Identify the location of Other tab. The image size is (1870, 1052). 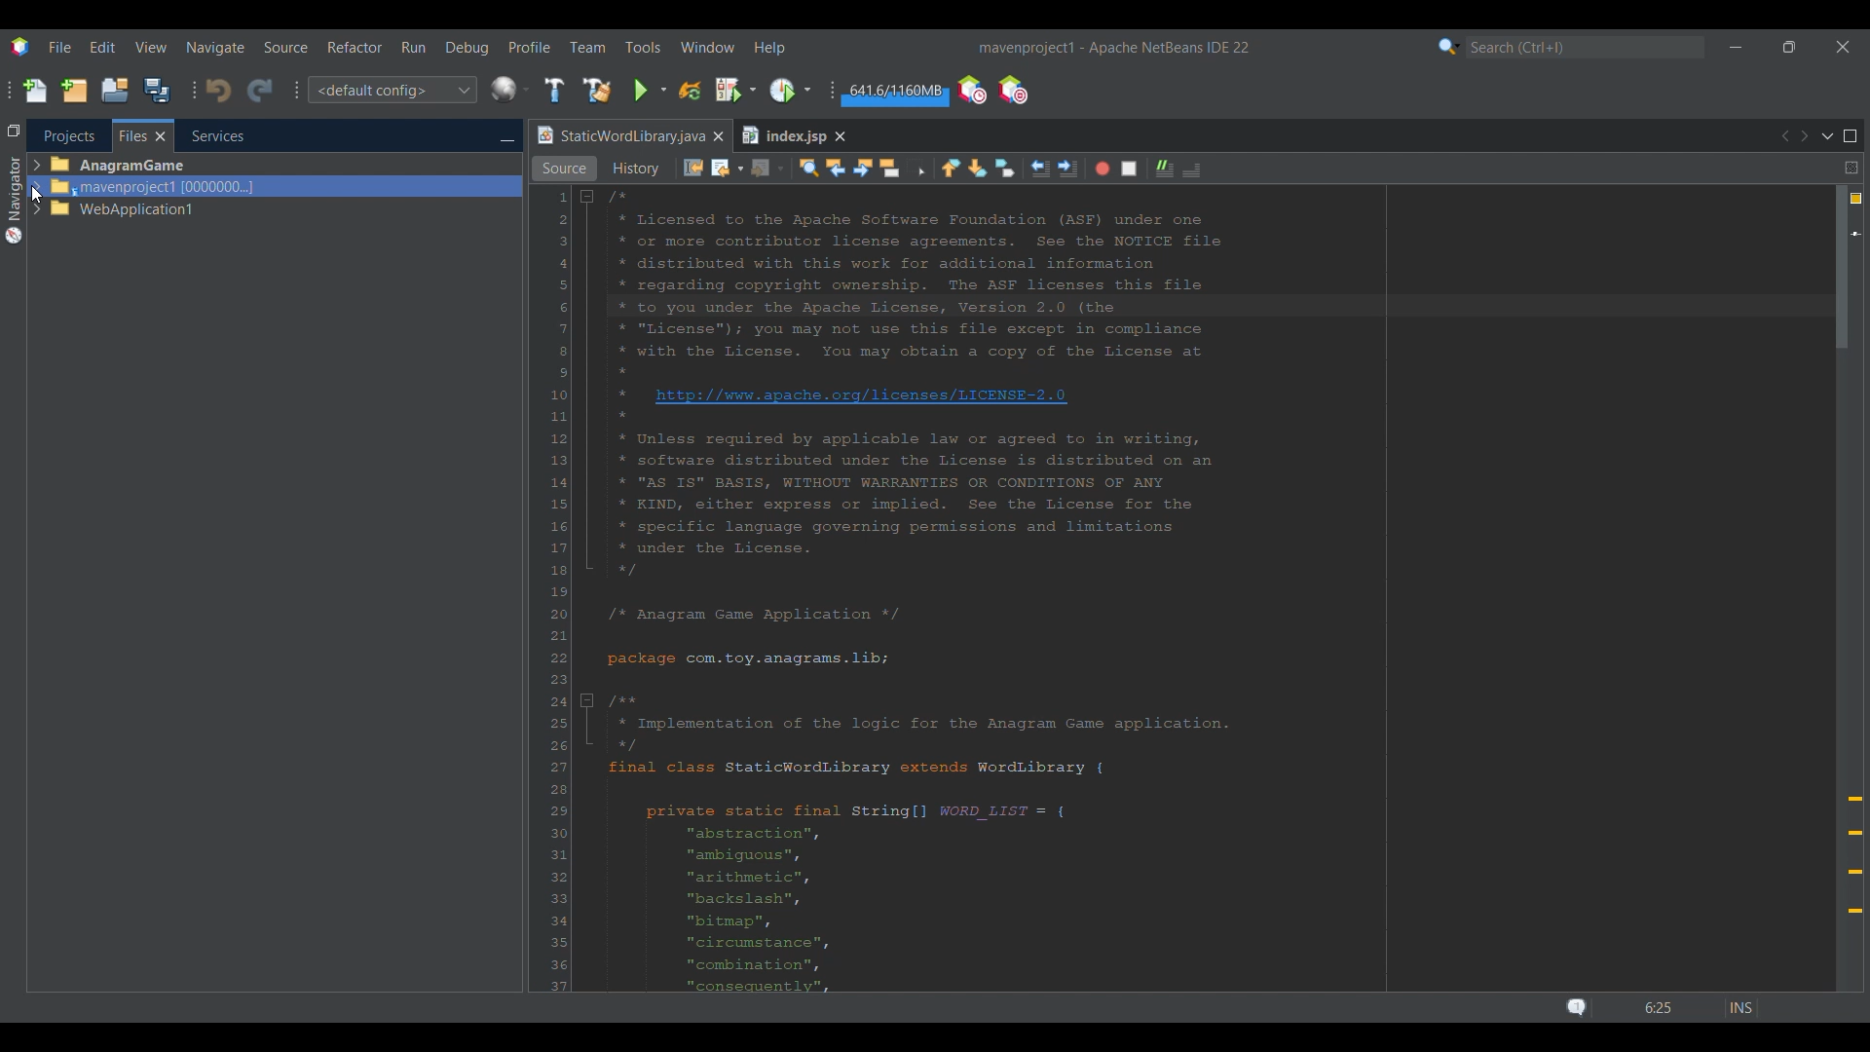
(792, 135).